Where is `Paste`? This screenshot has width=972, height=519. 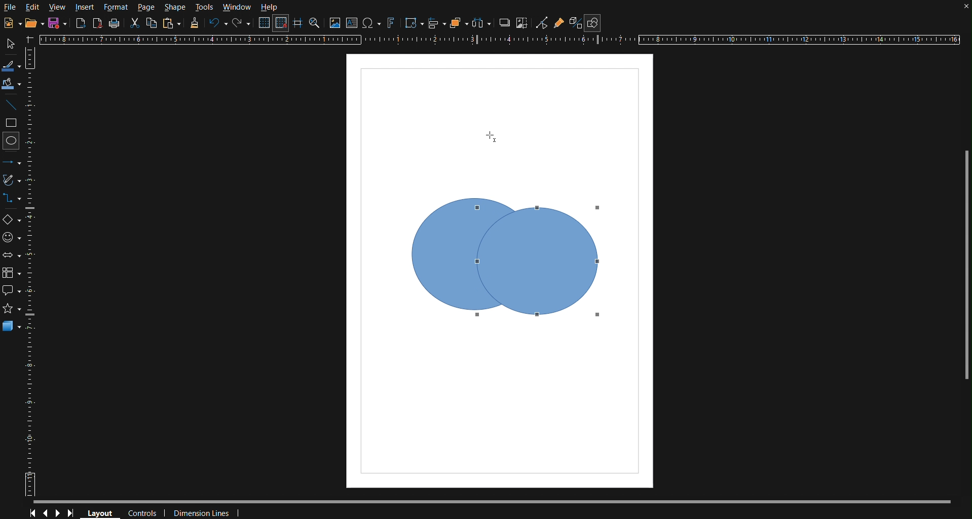
Paste is located at coordinates (172, 23).